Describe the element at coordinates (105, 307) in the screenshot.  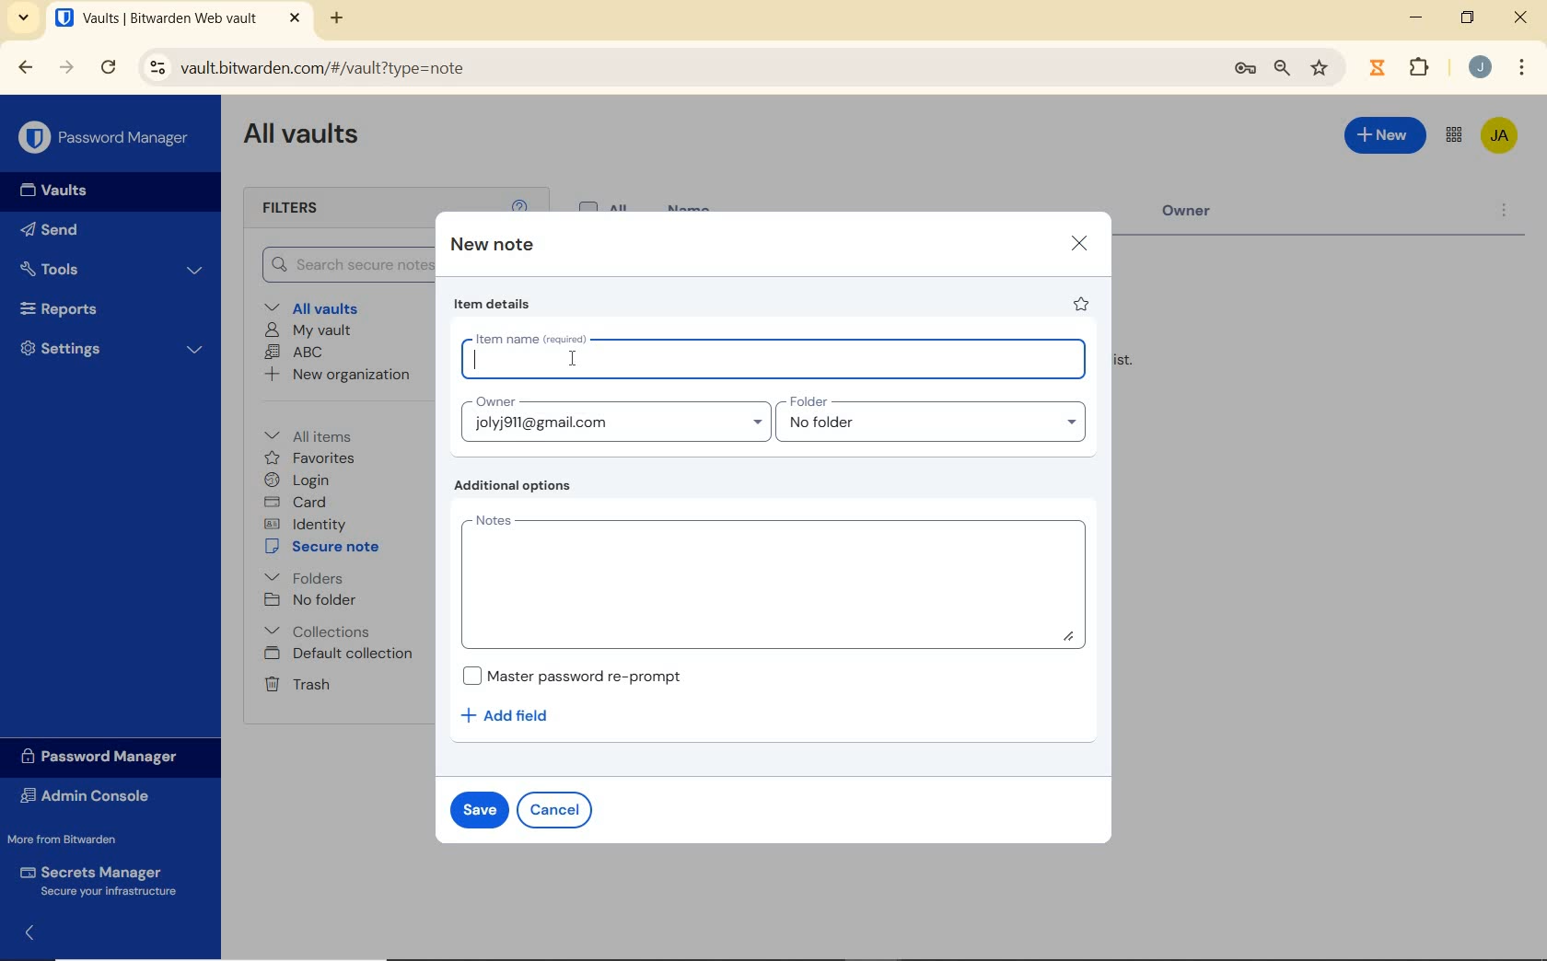
I see `Reports` at that location.